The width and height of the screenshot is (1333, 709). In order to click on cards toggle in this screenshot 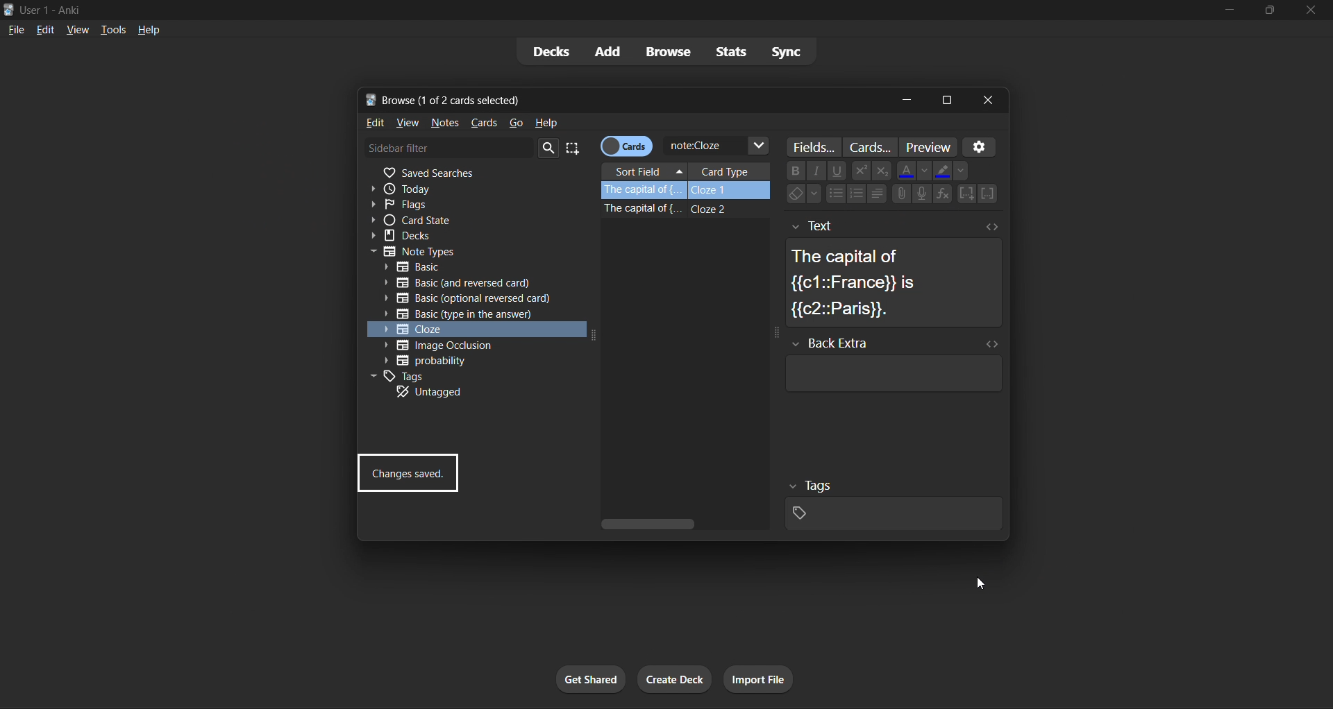, I will do `click(628, 146)`.